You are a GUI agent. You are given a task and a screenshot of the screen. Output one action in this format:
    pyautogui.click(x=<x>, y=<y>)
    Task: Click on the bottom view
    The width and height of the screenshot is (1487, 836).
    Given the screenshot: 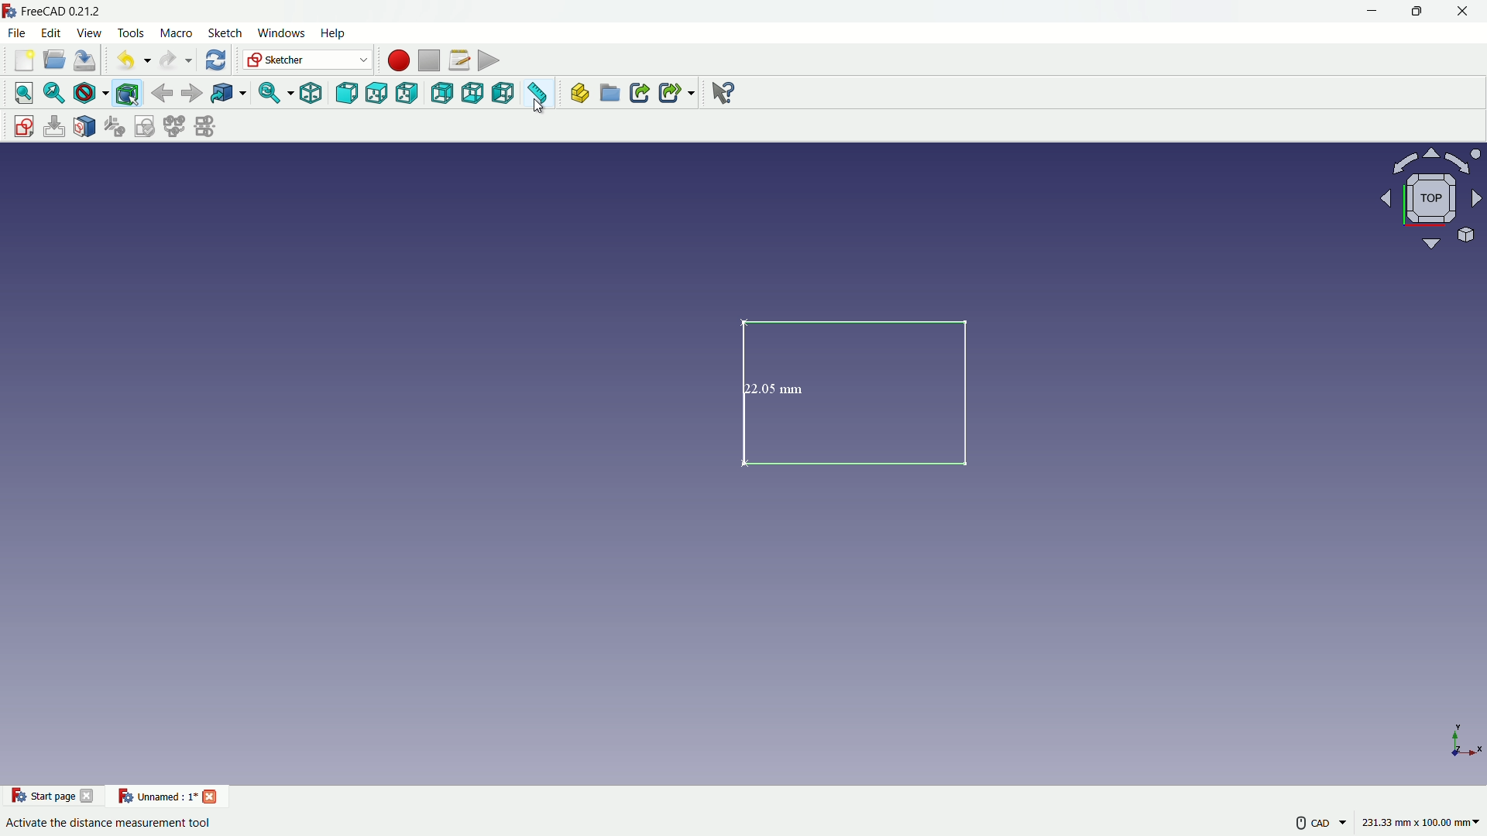 What is the action you would take?
    pyautogui.click(x=473, y=94)
    